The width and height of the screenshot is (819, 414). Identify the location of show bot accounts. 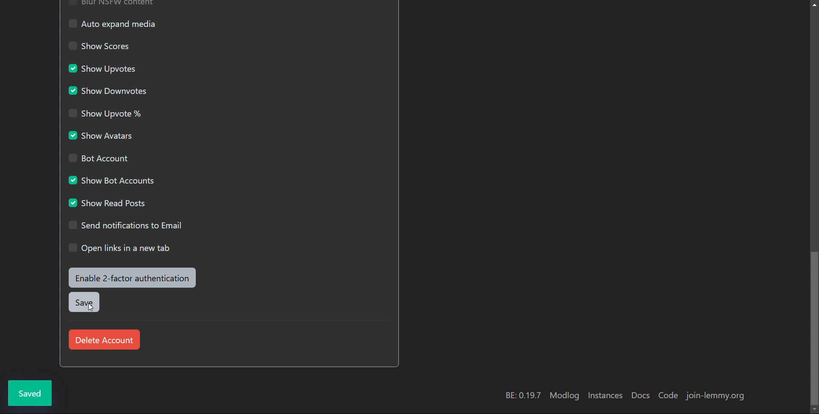
(113, 180).